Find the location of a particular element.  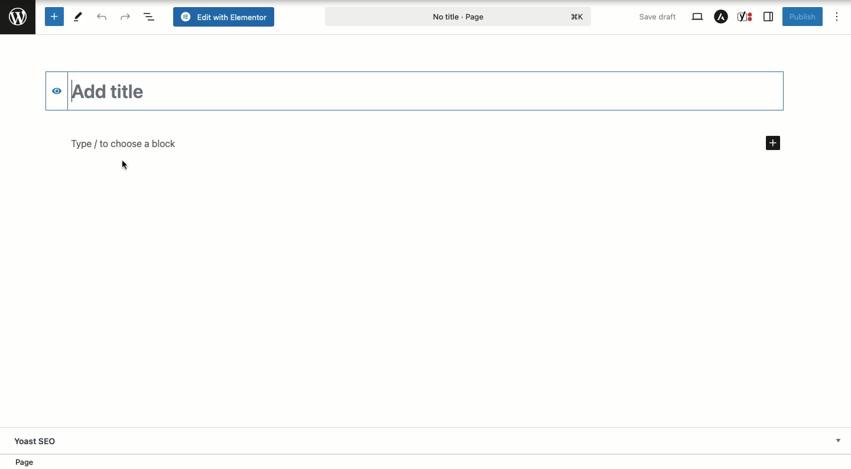

Page - no title is located at coordinates (459, 15).